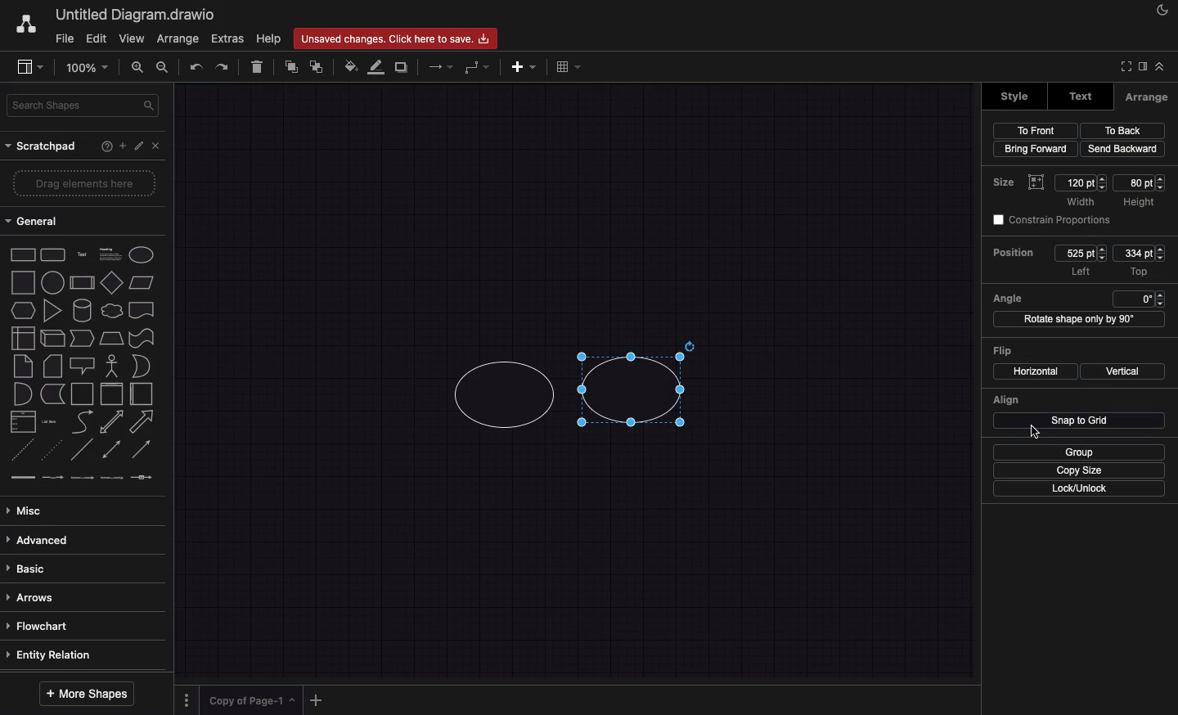 This screenshot has width=1178, height=715. Describe the element at coordinates (122, 146) in the screenshot. I see `add` at that location.